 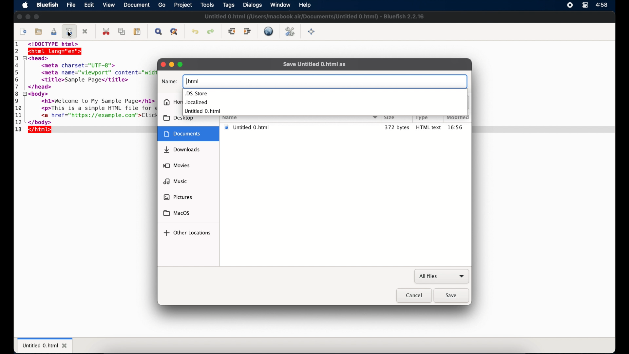 What do you see at coordinates (169, 82) in the screenshot?
I see `name:` at bounding box center [169, 82].